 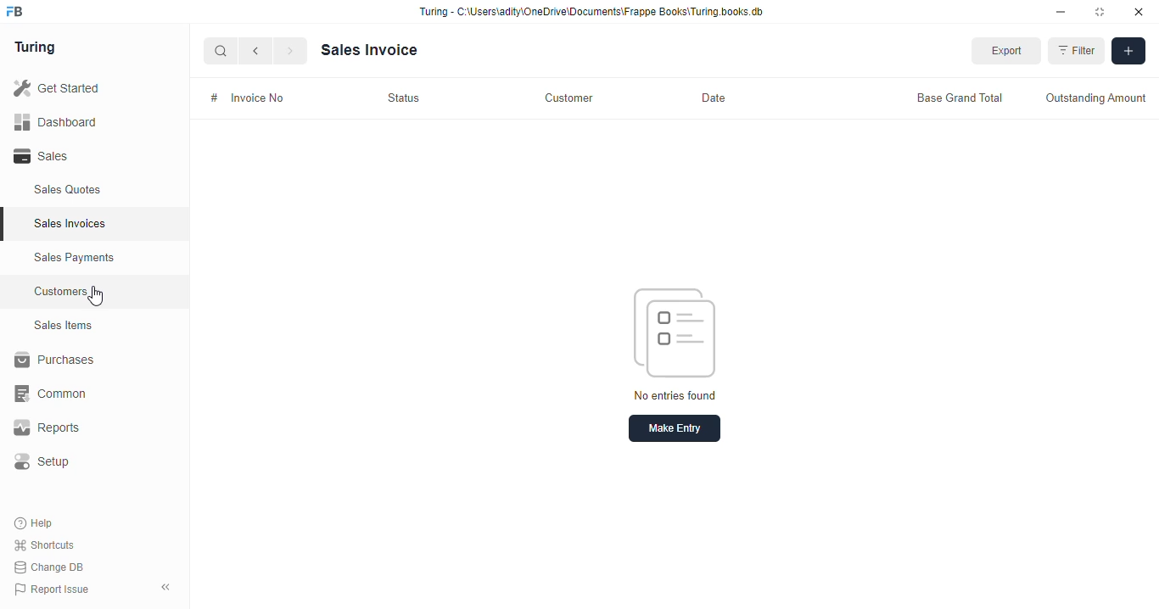 What do you see at coordinates (259, 52) in the screenshot?
I see `go back` at bounding box center [259, 52].